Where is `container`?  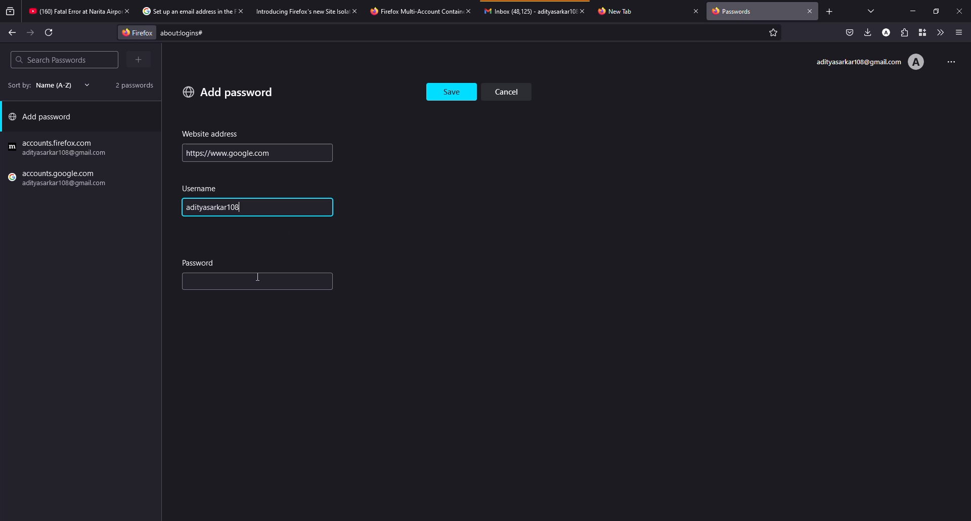
container is located at coordinates (920, 32).